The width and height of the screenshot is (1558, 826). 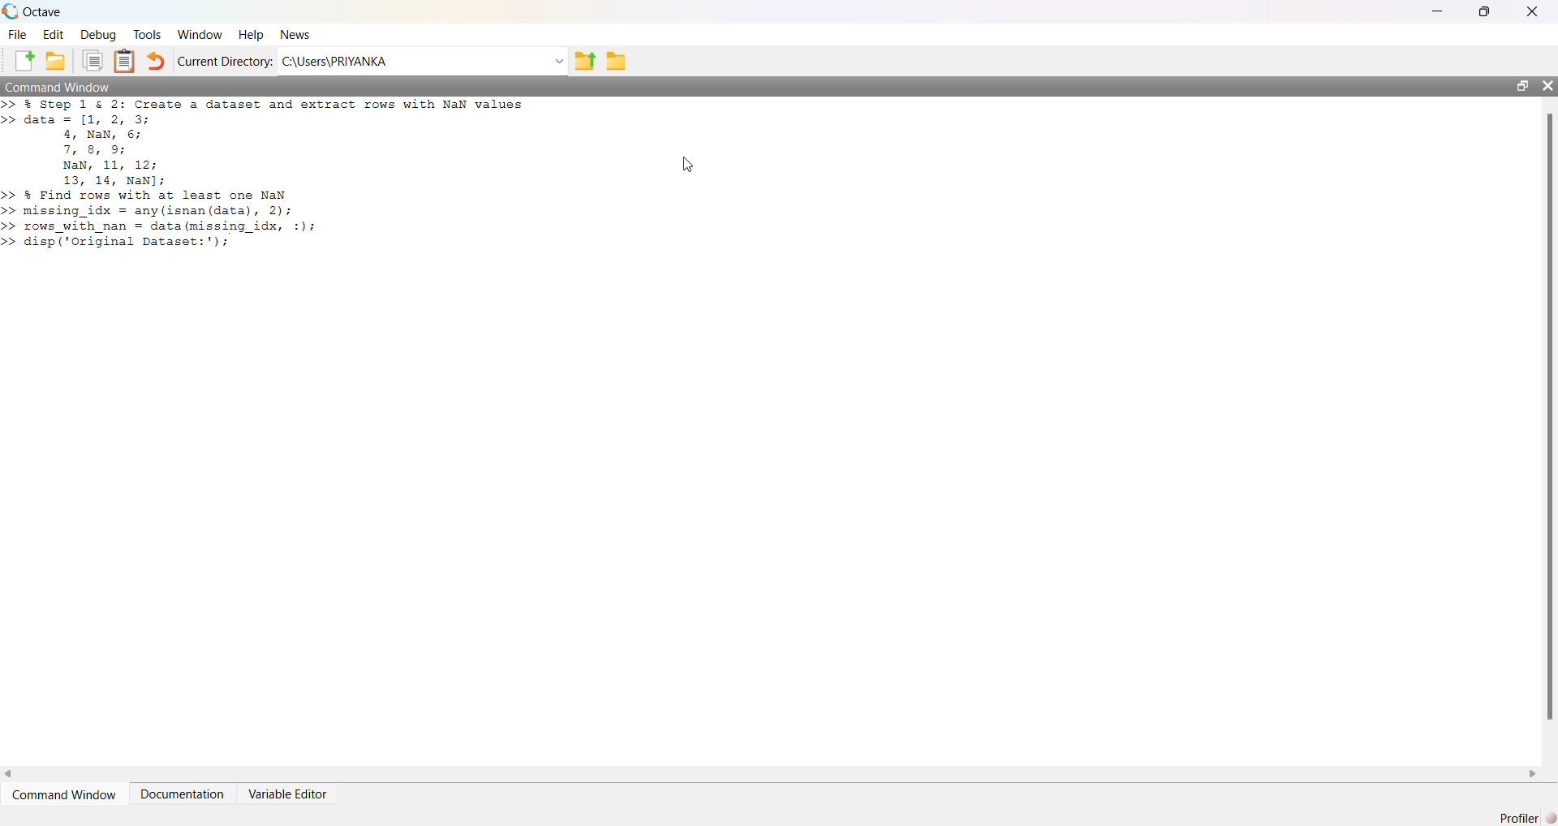 I want to click on Current Directory:, so click(x=226, y=61).